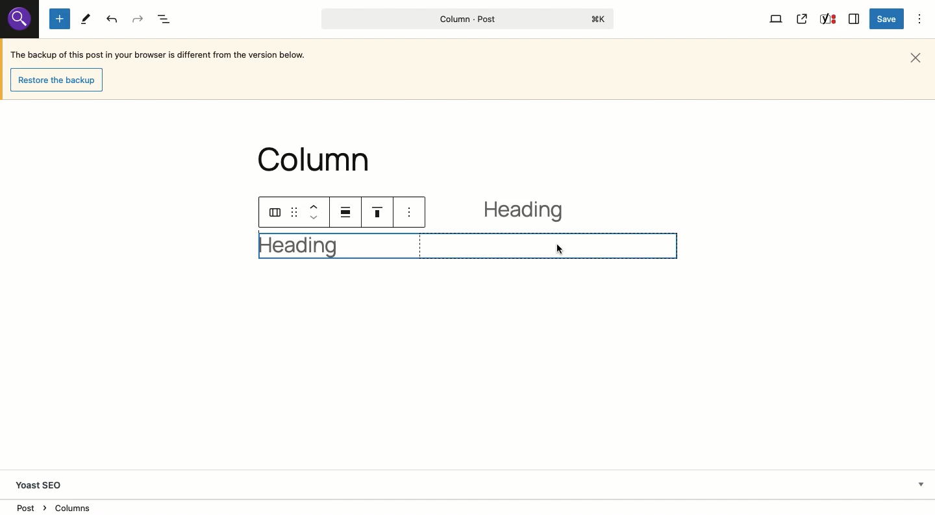 The image size is (935, 515). Describe the element at coordinates (349, 213) in the screenshot. I see `Align` at that location.